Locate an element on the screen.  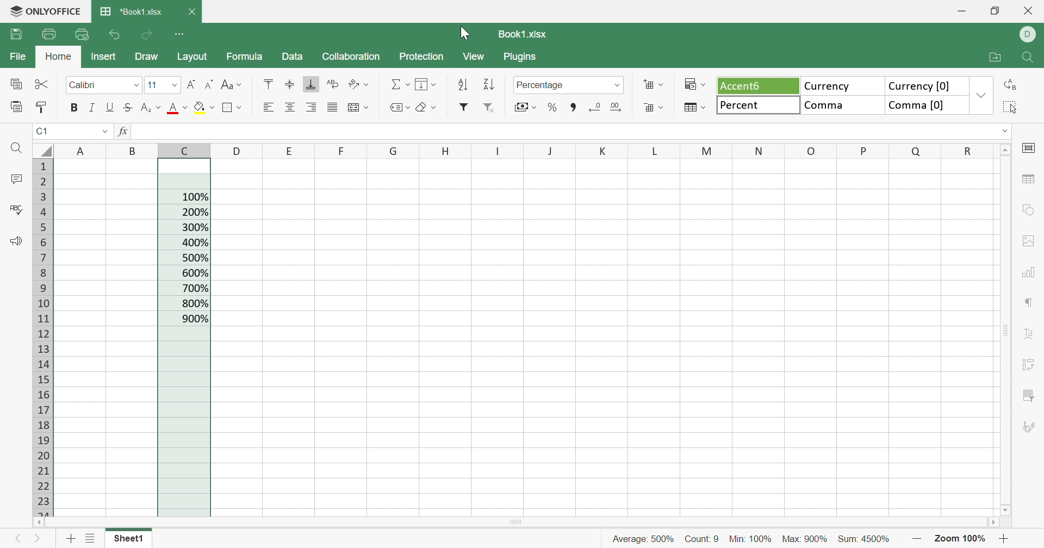
Scroll Right is located at coordinates (997, 522).